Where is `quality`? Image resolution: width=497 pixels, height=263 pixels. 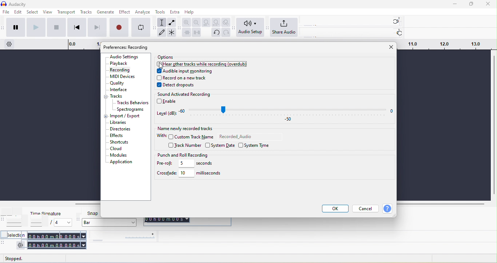
quality is located at coordinates (117, 83).